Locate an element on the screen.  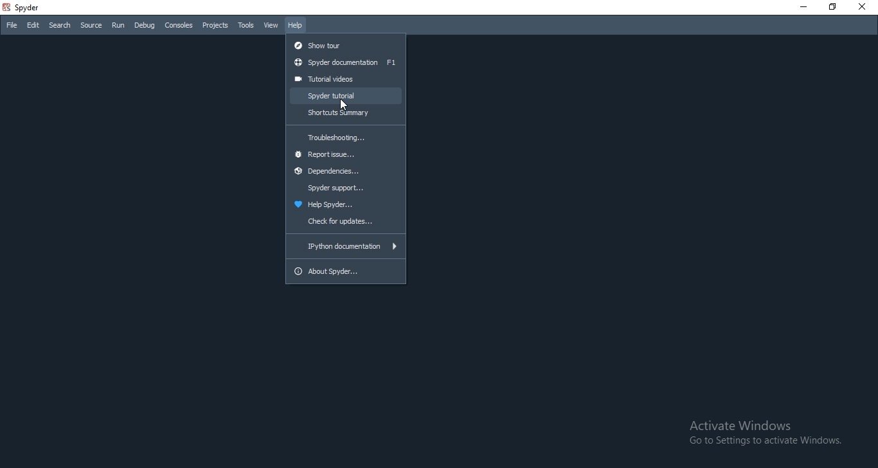
tutorial videos is located at coordinates (346, 79).